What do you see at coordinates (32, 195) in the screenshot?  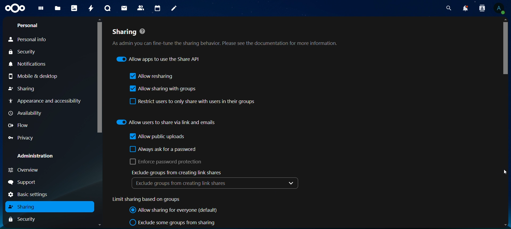 I see `basic settings` at bounding box center [32, 195].